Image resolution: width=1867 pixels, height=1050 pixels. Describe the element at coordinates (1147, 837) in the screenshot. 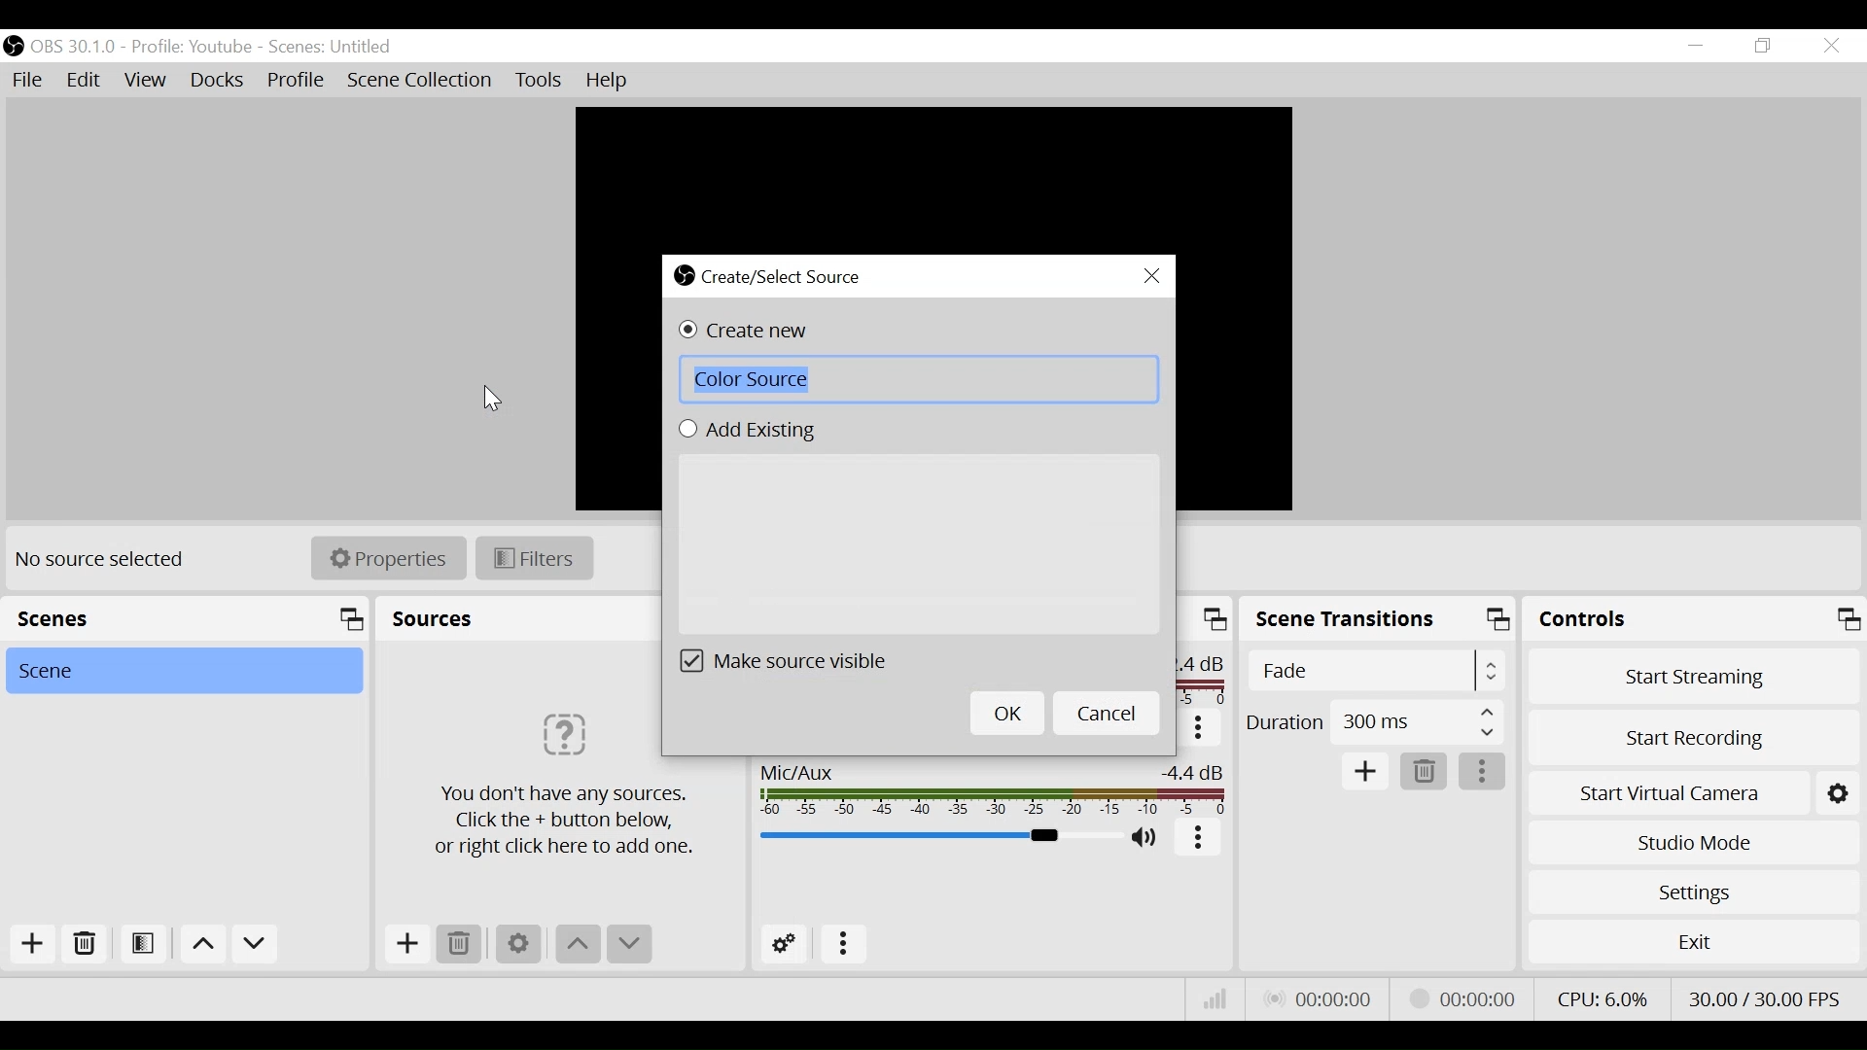

I see `(un)mute` at that location.